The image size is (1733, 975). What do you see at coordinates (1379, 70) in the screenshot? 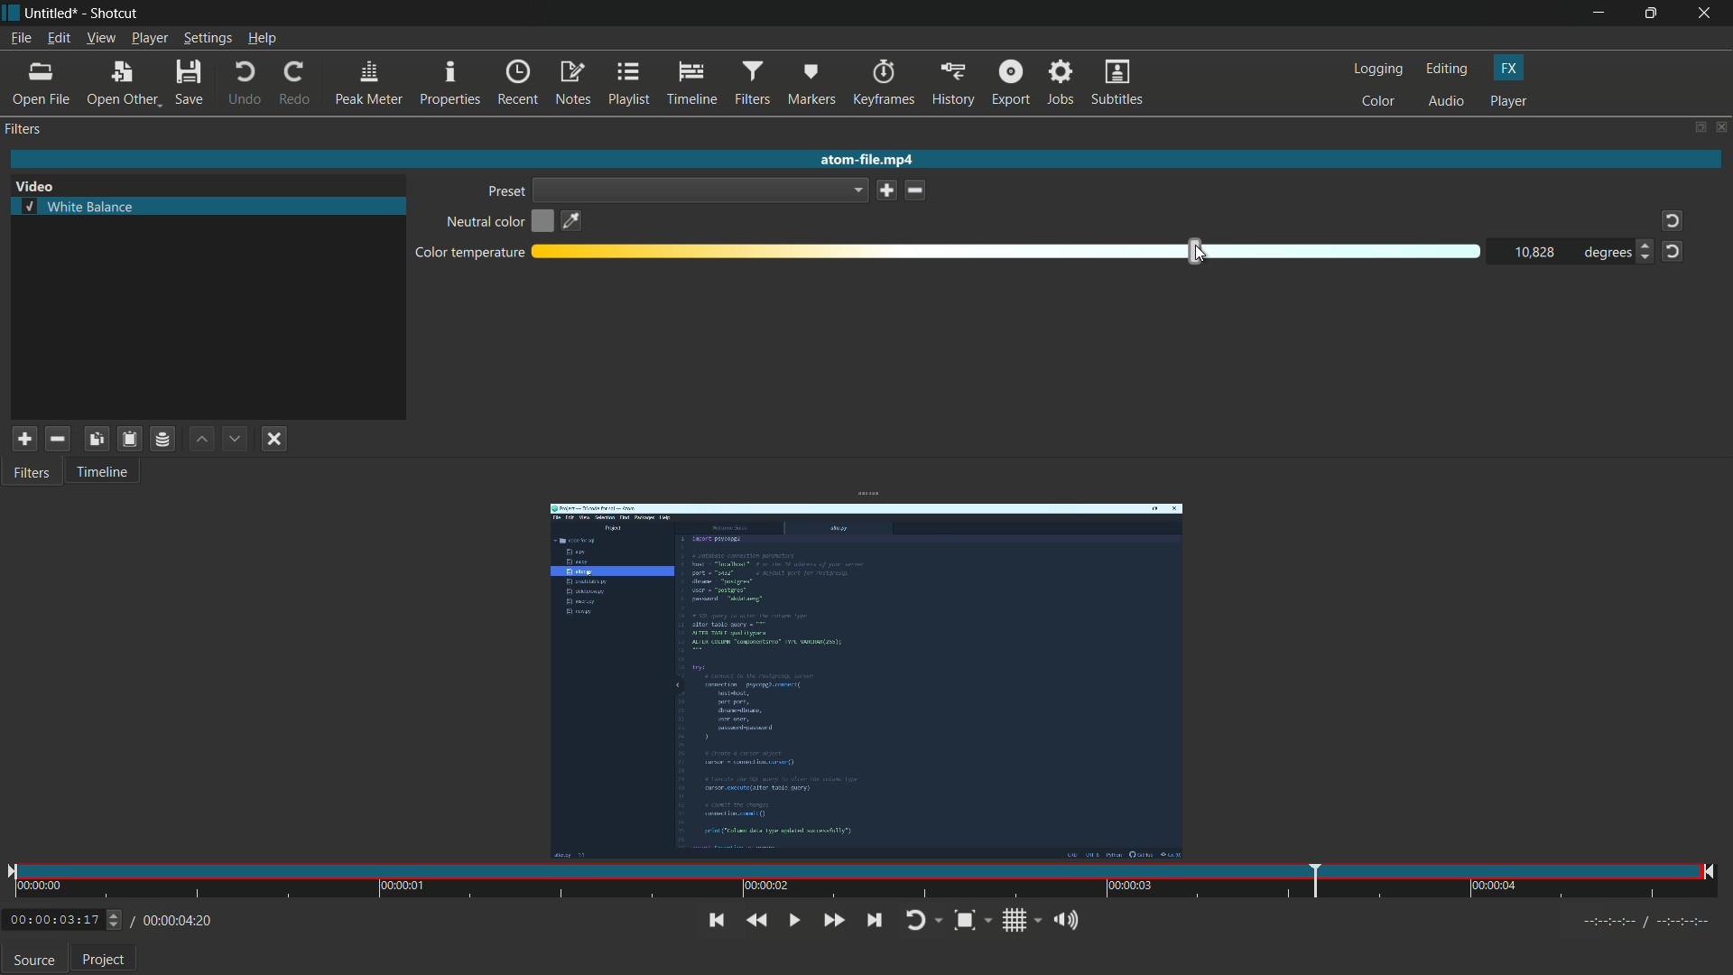
I see `logging` at bounding box center [1379, 70].